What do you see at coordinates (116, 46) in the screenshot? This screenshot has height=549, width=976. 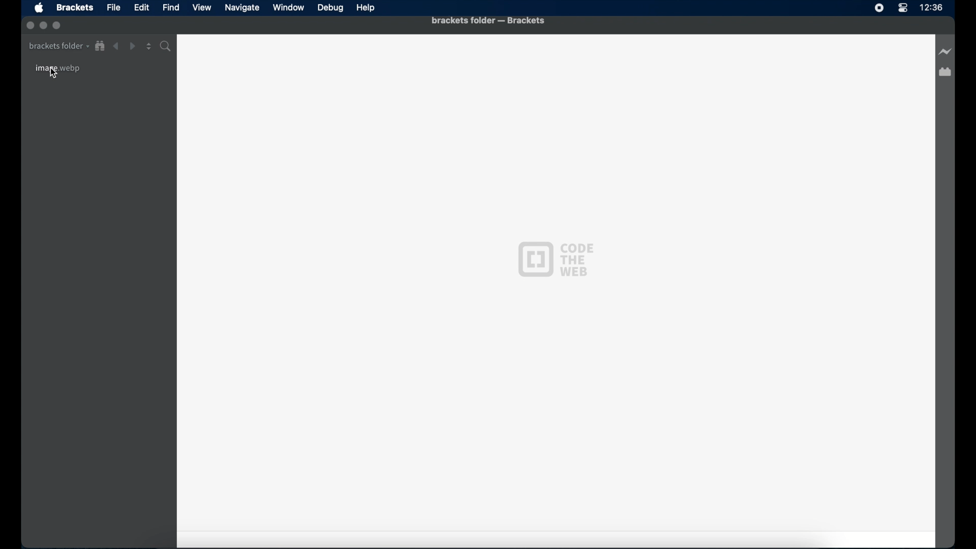 I see `back` at bounding box center [116, 46].